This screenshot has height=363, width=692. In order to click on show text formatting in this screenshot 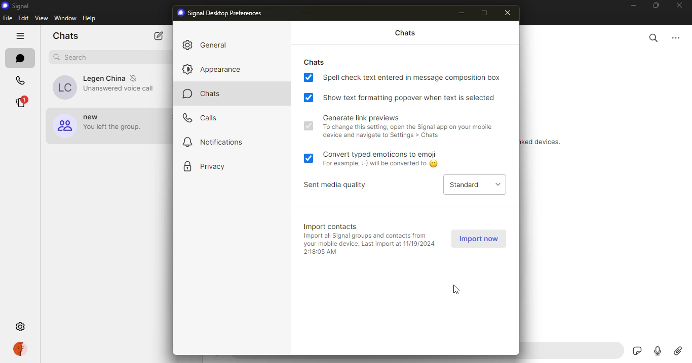, I will do `click(413, 98)`.